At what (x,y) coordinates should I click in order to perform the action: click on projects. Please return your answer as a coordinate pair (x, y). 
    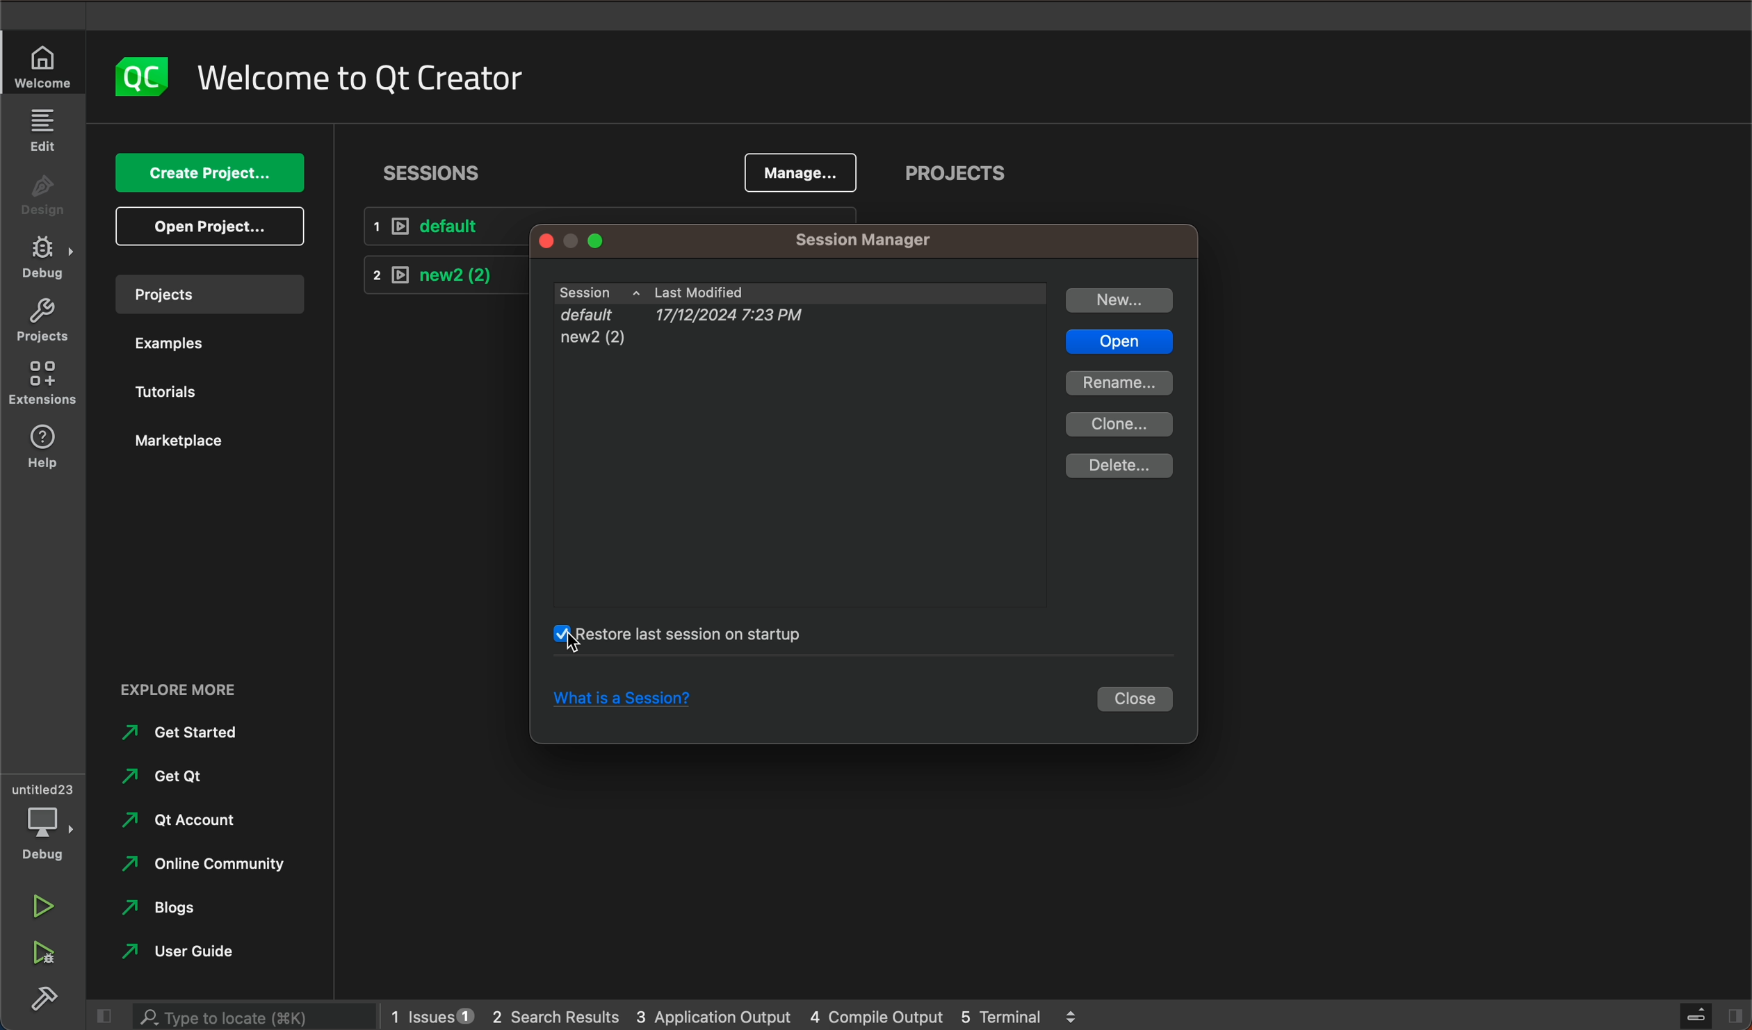
    Looking at the image, I should click on (963, 173).